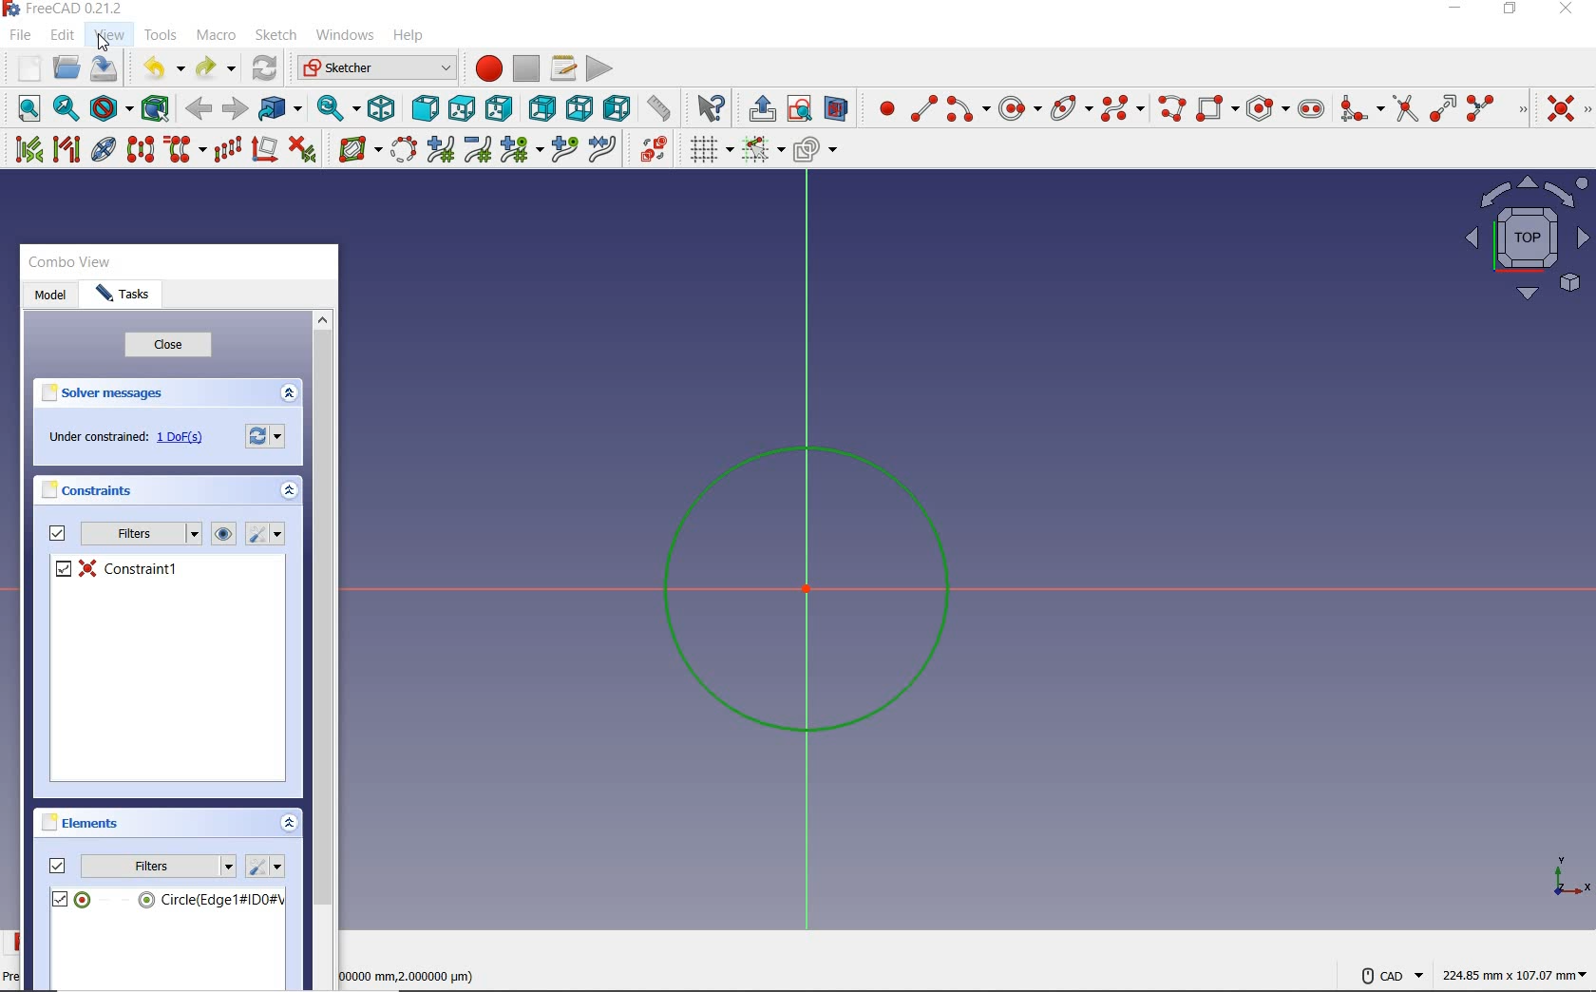  I want to click on reload, so click(264, 67).